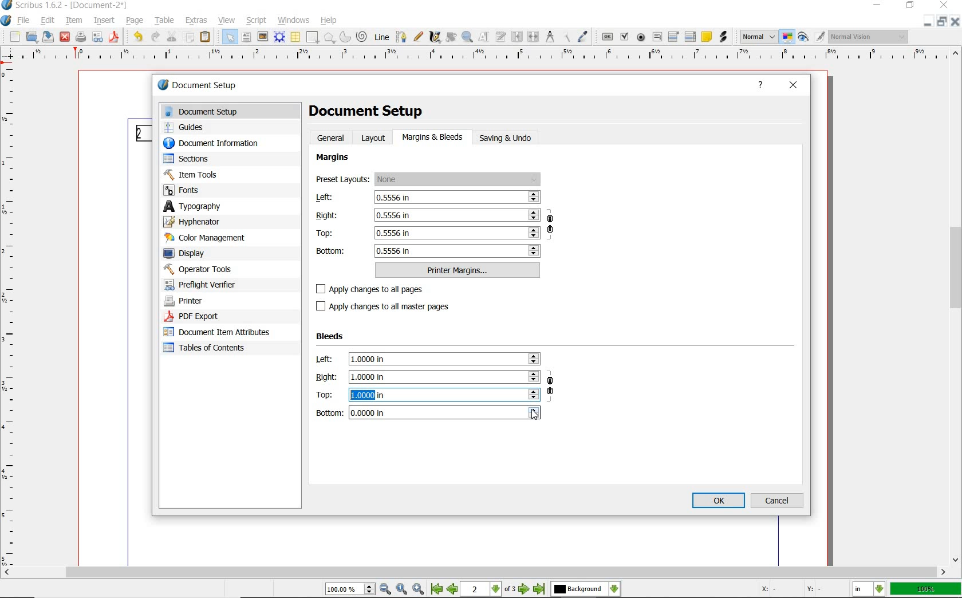  I want to click on Close, so click(956, 23).